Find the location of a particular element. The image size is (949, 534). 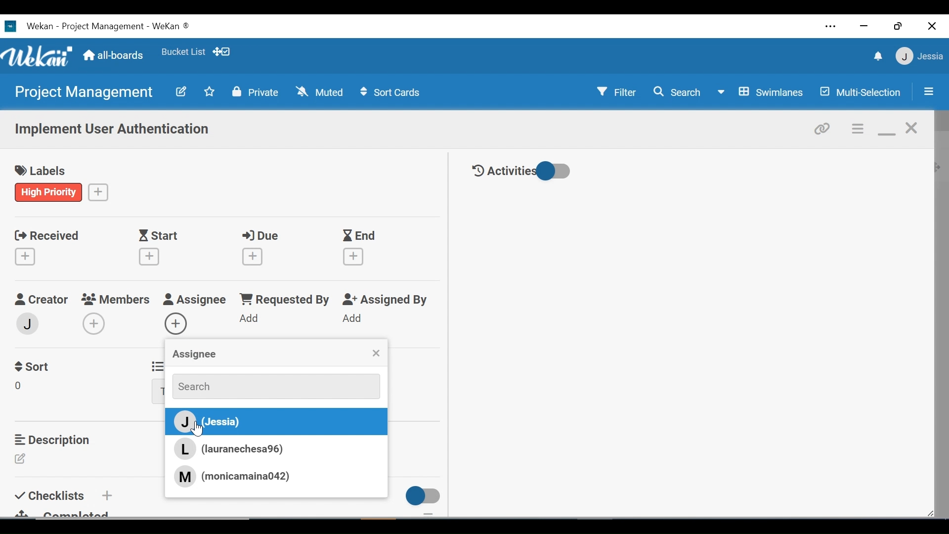

Add is located at coordinates (106, 495).